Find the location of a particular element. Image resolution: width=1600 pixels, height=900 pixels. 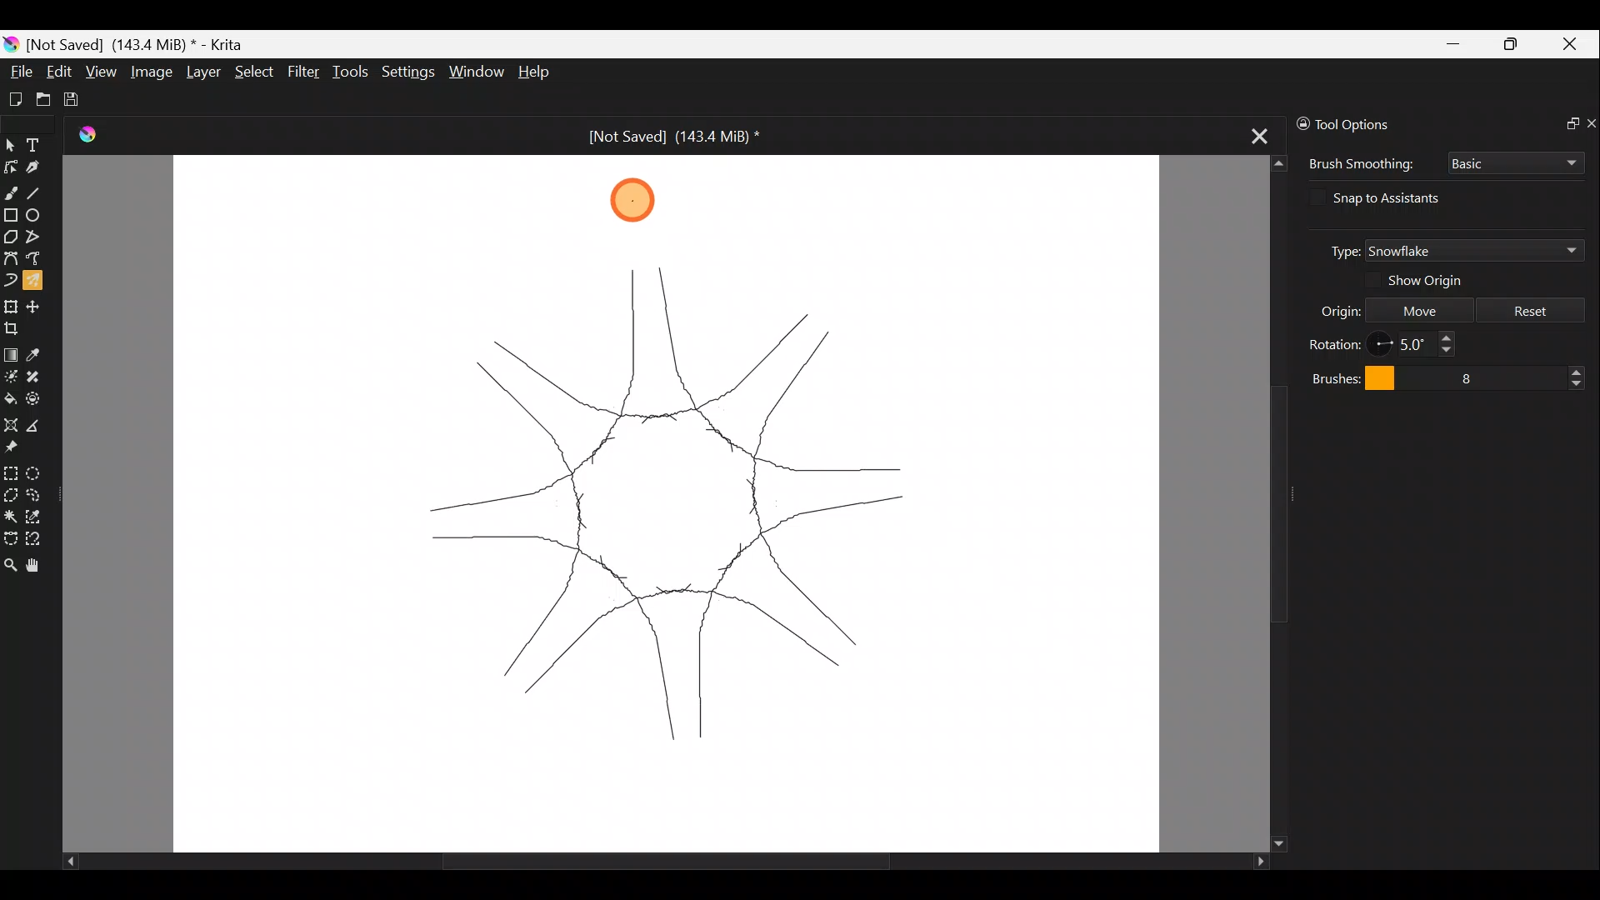

Pan tool is located at coordinates (38, 567).